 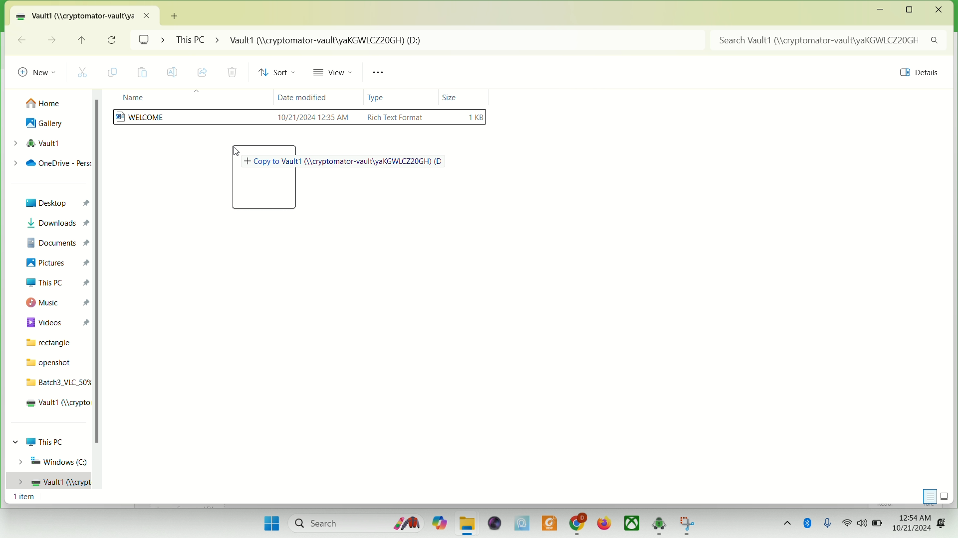 I want to click on delete, so click(x=232, y=73).